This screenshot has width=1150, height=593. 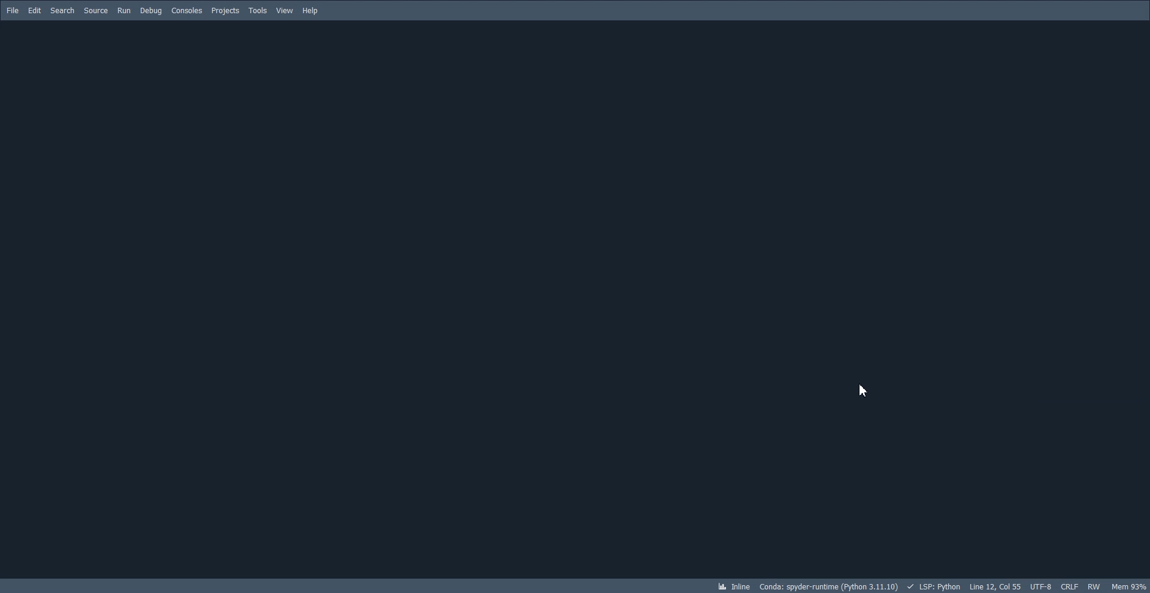 I want to click on Debug, so click(x=152, y=11).